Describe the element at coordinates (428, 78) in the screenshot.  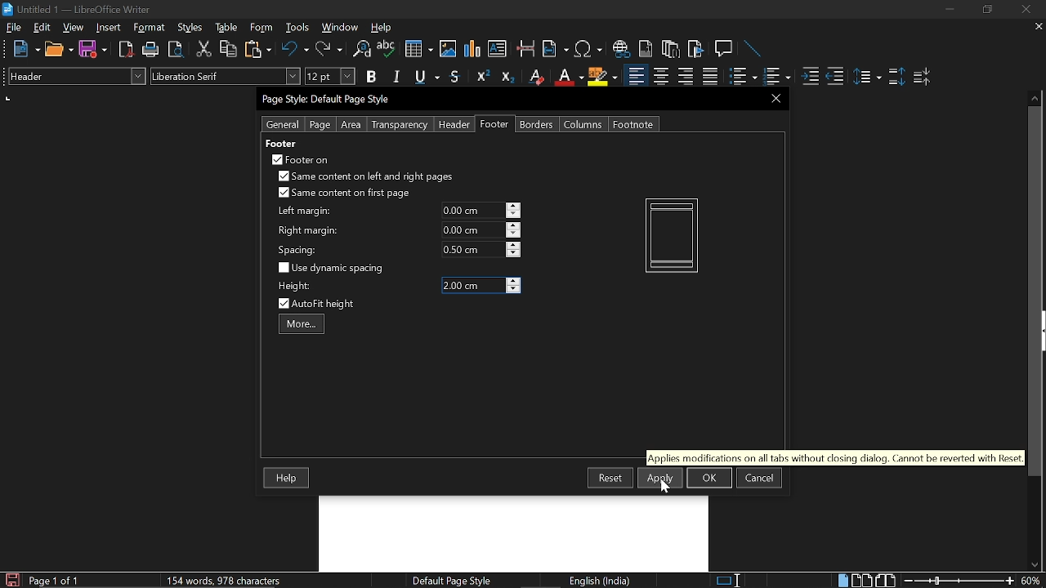
I see `Underline` at that location.